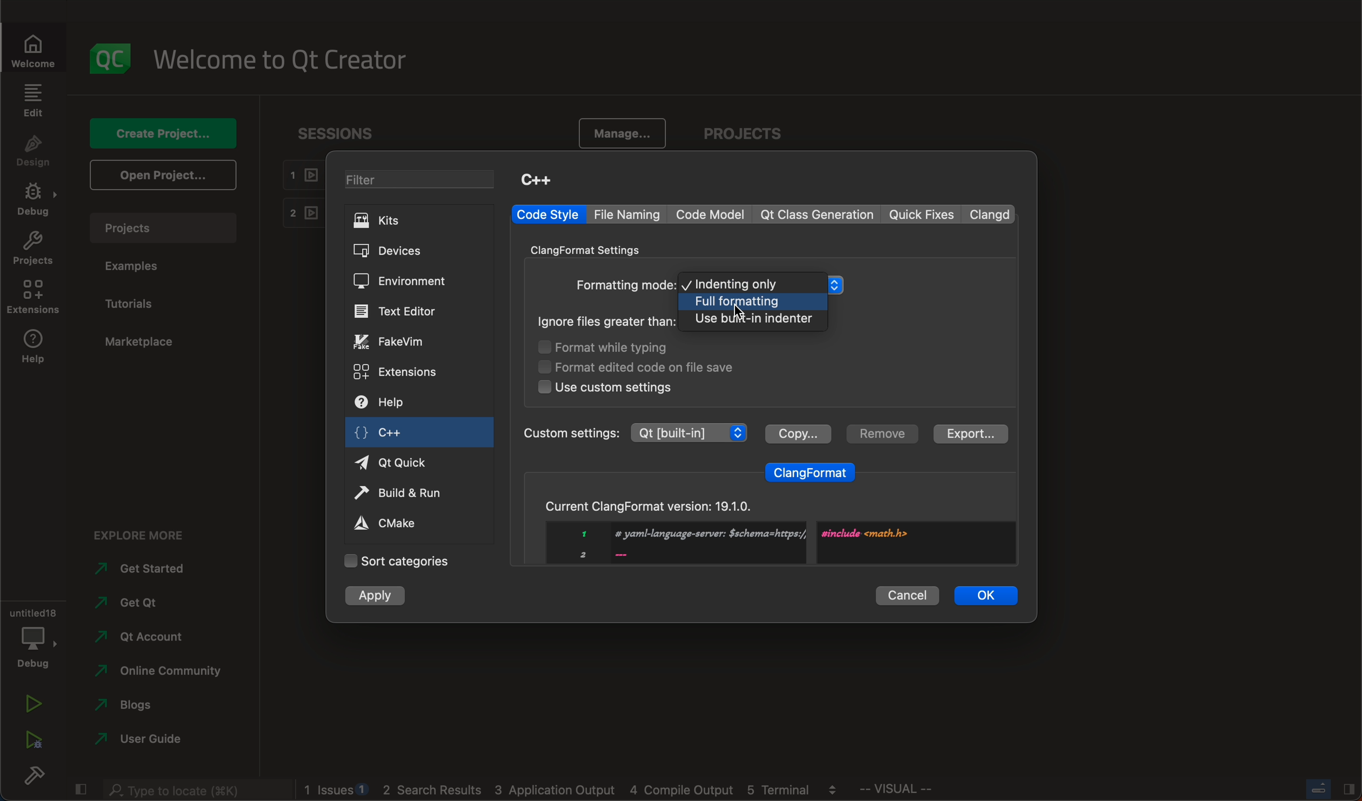 Image resolution: width=1362 pixels, height=801 pixels. What do you see at coordinates (619, 348) in the screenshot?
I see `typing format` at bounding box center [619, 348].